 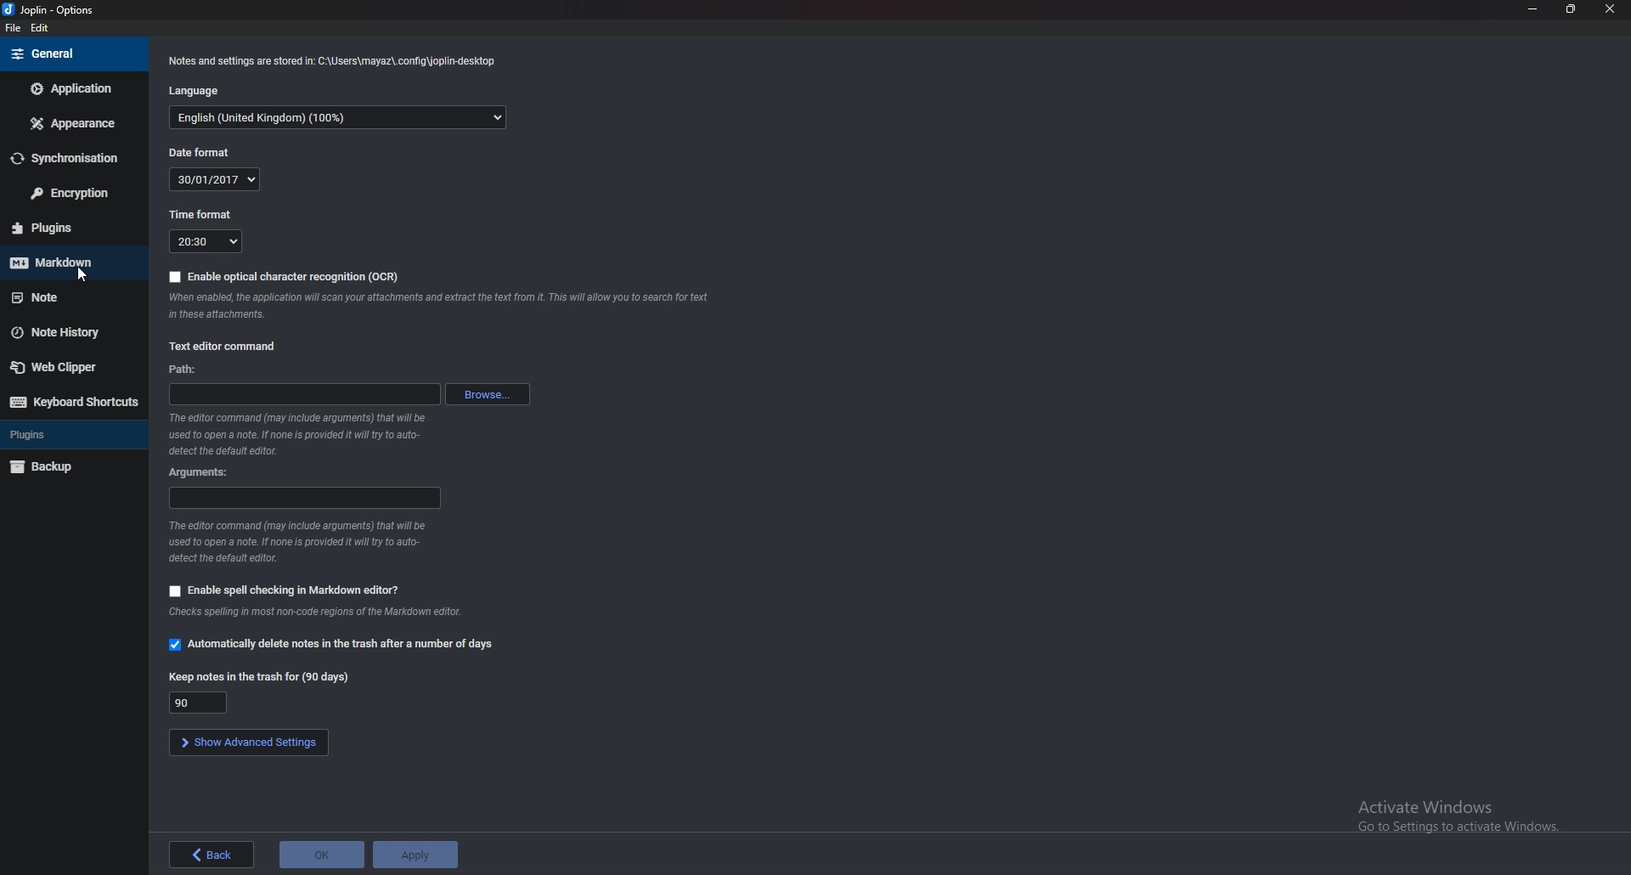 What do you see at coordinates (1611, 8) in the screenshot?
I see `close` at bounding box center [1611, 8].